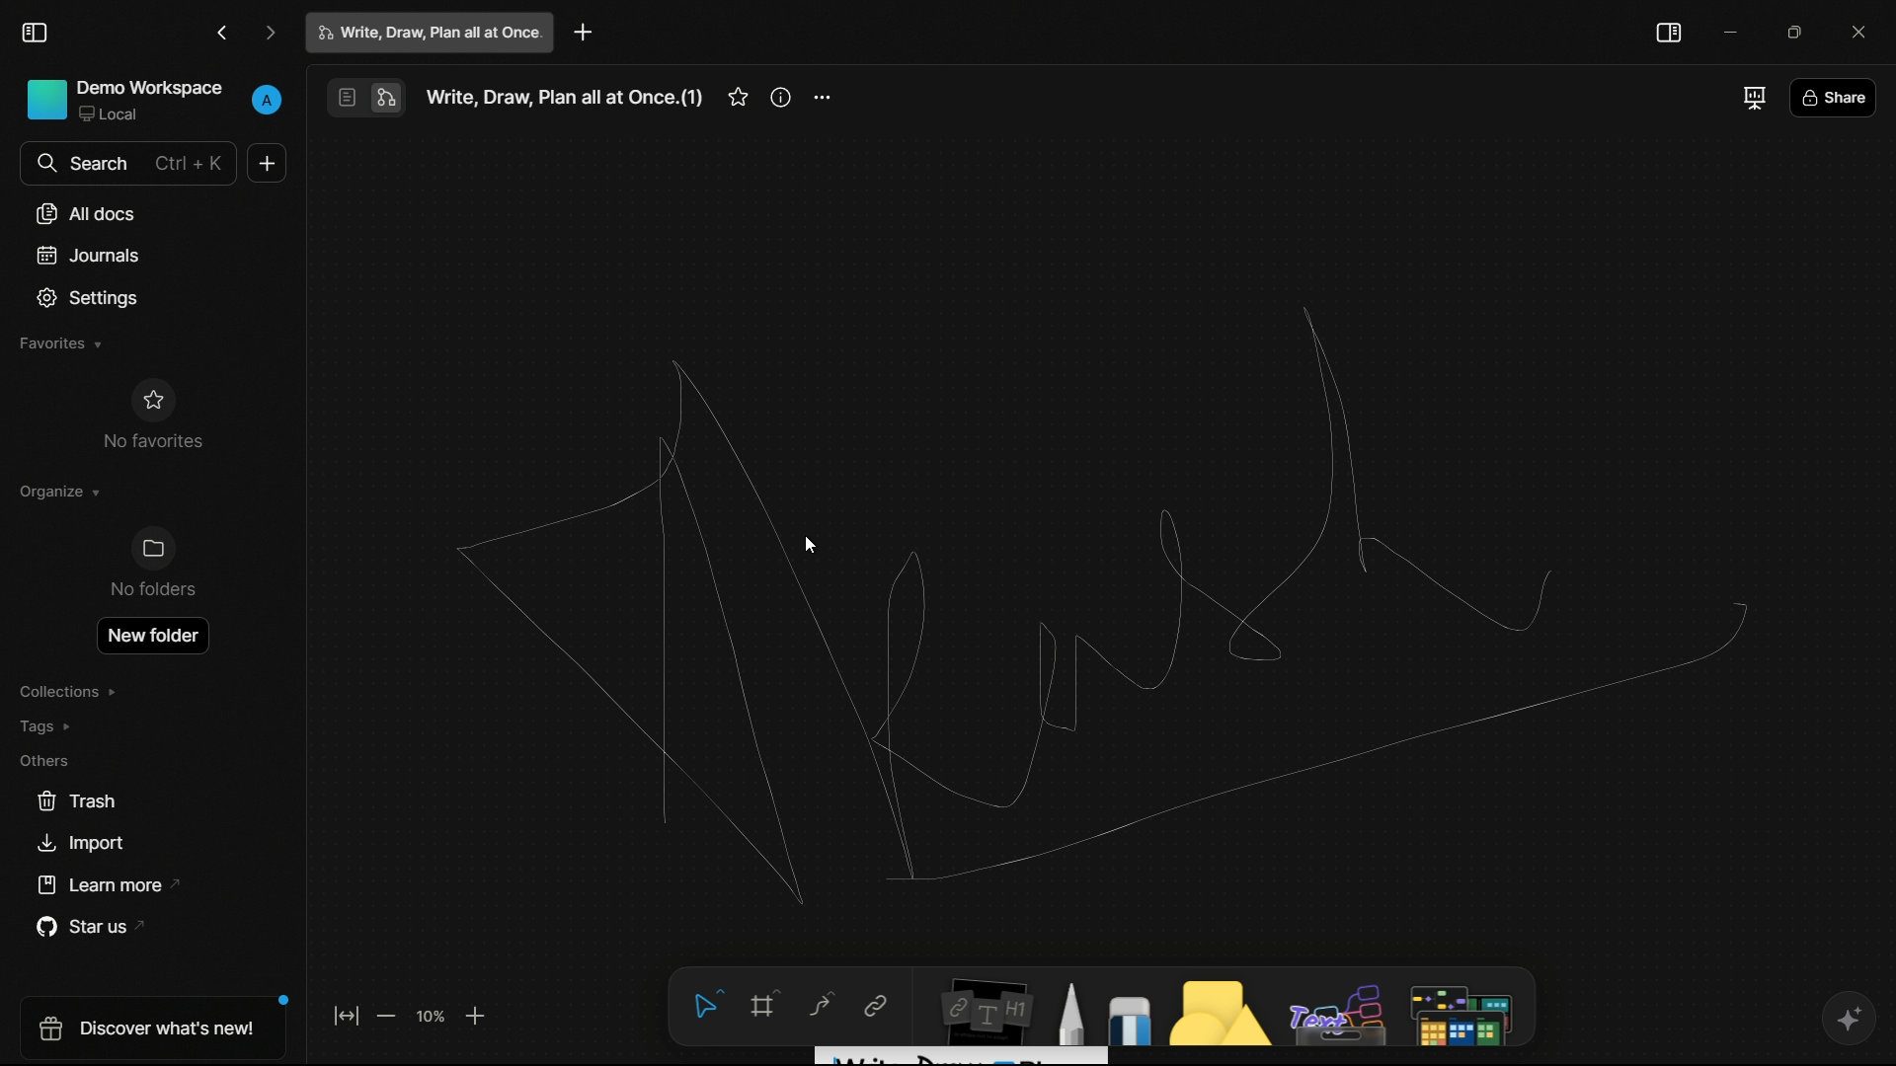  I want to click on favorites, so click(737, 99).